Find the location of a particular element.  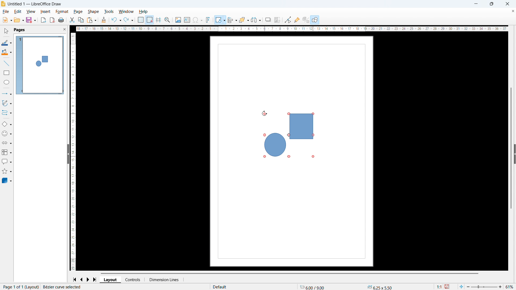

Connectors  is located at coordinates (7, 113).